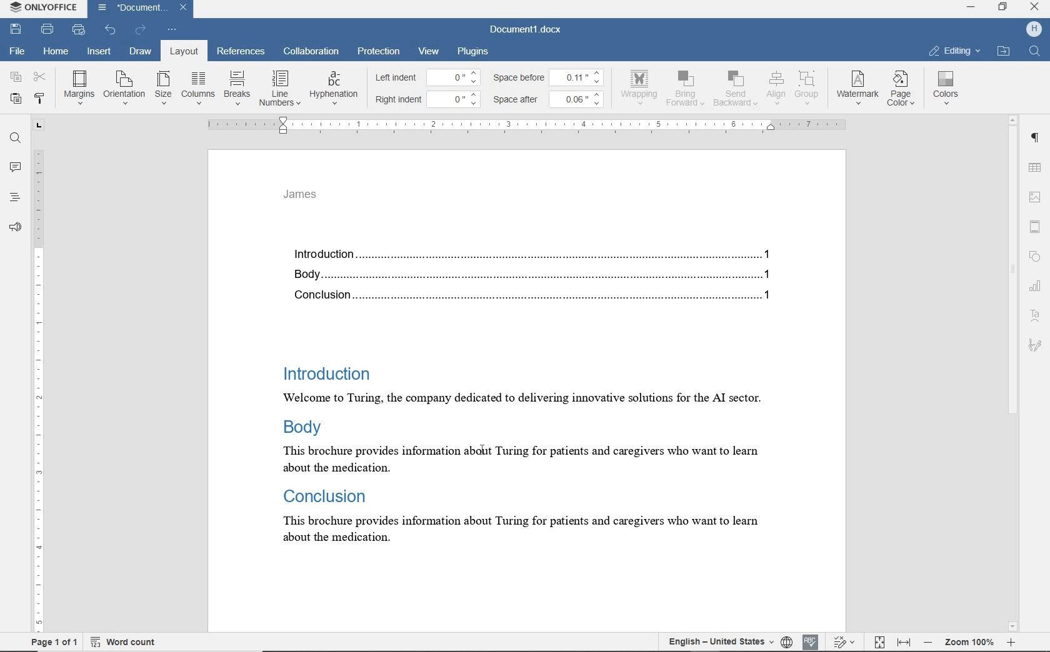 The height and width of the screenshot is (652, 1050). Describe the element at coordinates (1037, 289) in the screenshot. I see `chart` at that location.